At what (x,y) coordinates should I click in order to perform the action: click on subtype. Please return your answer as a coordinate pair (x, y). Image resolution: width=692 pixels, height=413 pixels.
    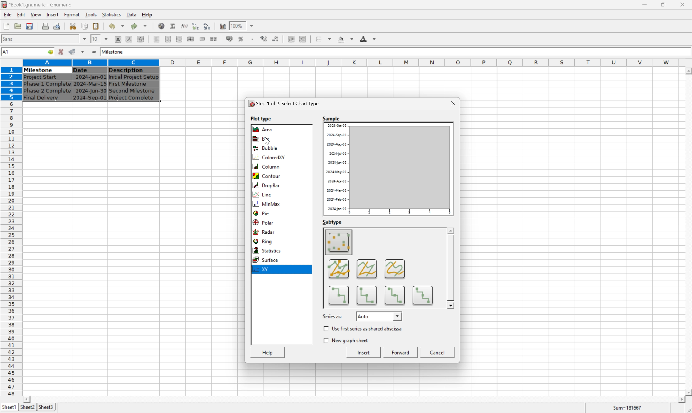
    Looking at the image, I should click on (333, 222).